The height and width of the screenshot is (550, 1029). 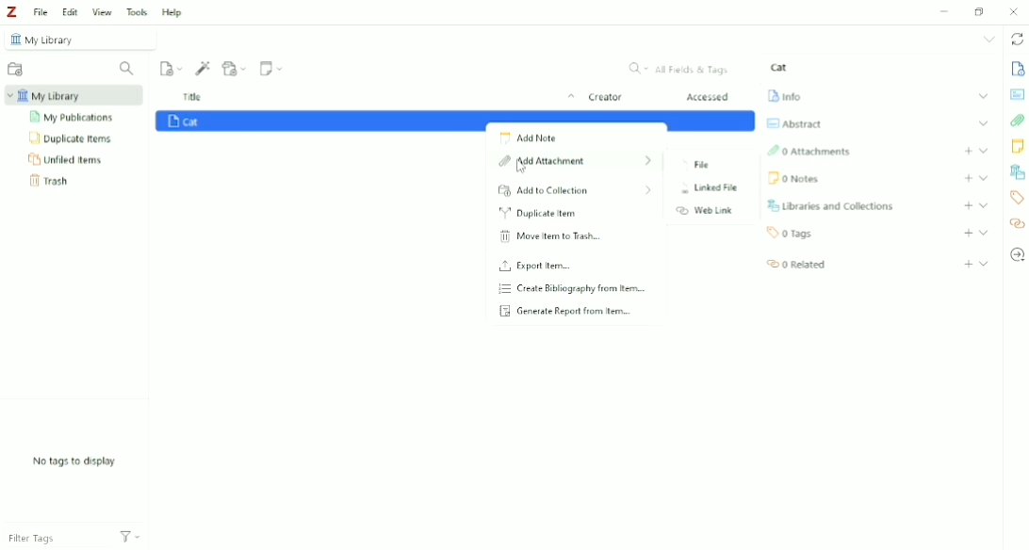 I want to click on Add, so click(x=969, y=151).